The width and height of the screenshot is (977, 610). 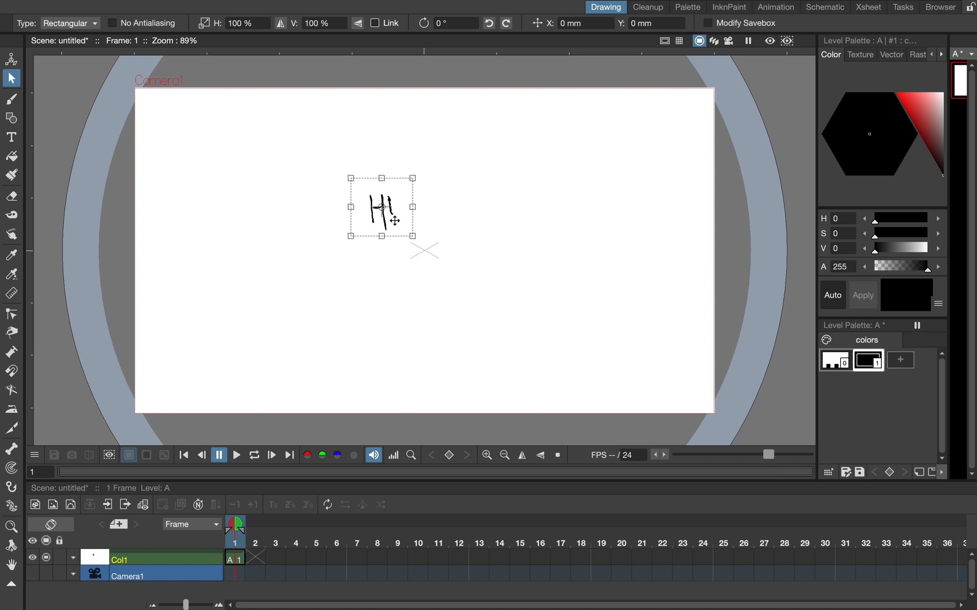 What do you see at coordinates (70, 503) in the screenshot?
I see `new vector level` at bounding box center [70, 503].